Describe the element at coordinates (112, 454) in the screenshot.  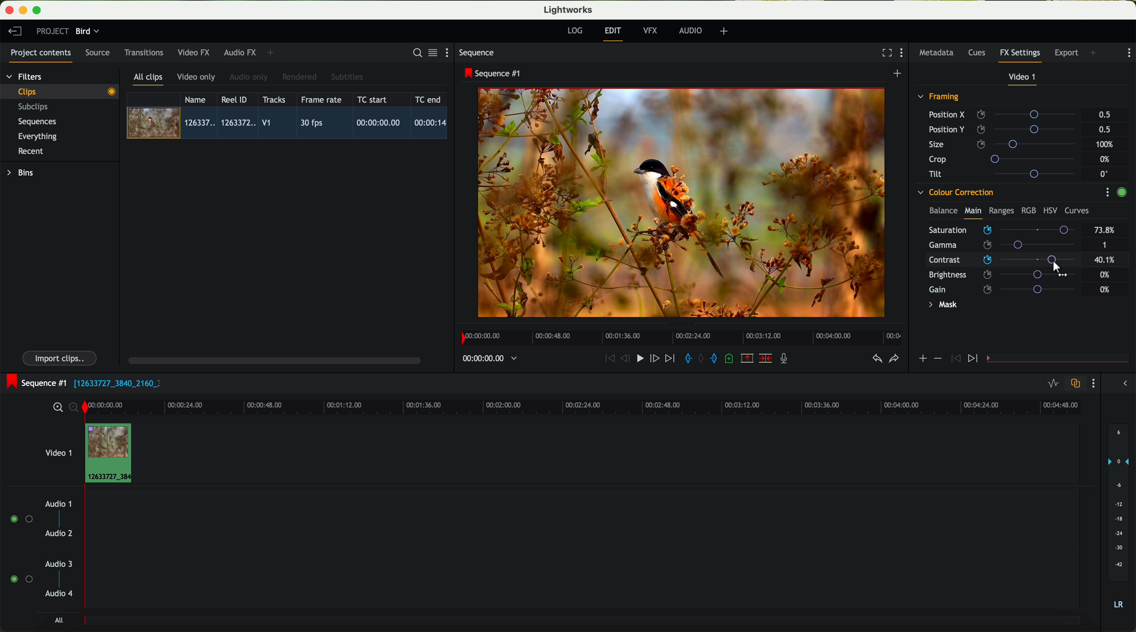
I see `drag video to video track 1` at that location.